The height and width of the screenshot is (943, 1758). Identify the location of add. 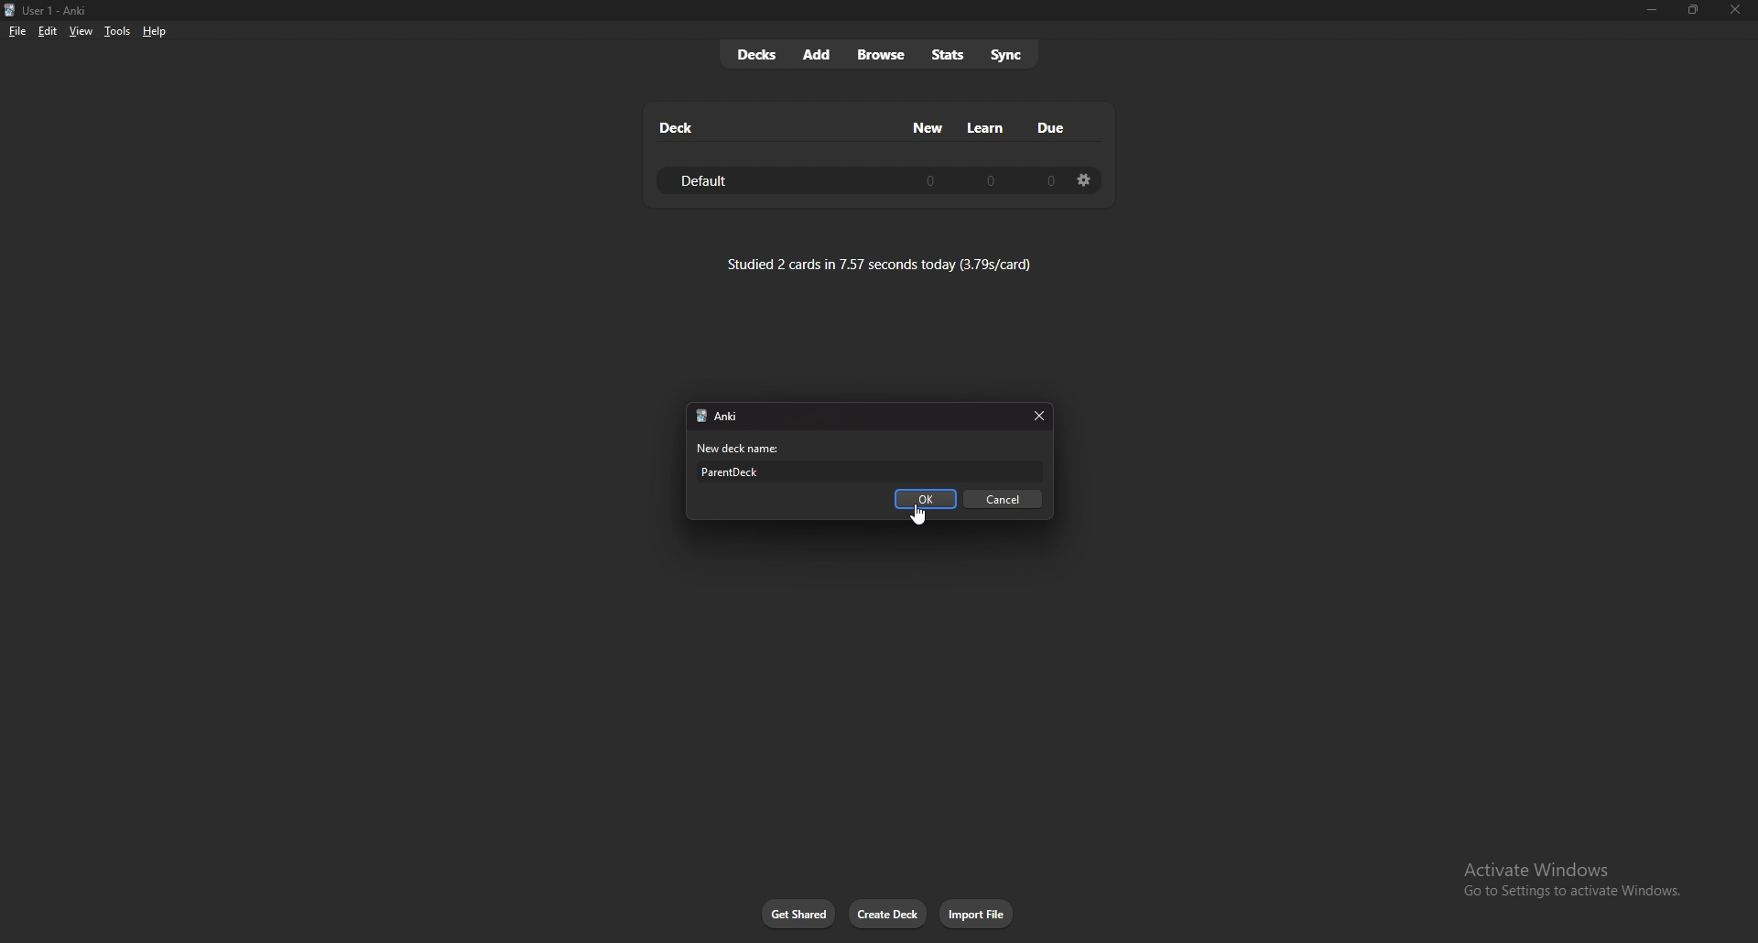
(818, 54).